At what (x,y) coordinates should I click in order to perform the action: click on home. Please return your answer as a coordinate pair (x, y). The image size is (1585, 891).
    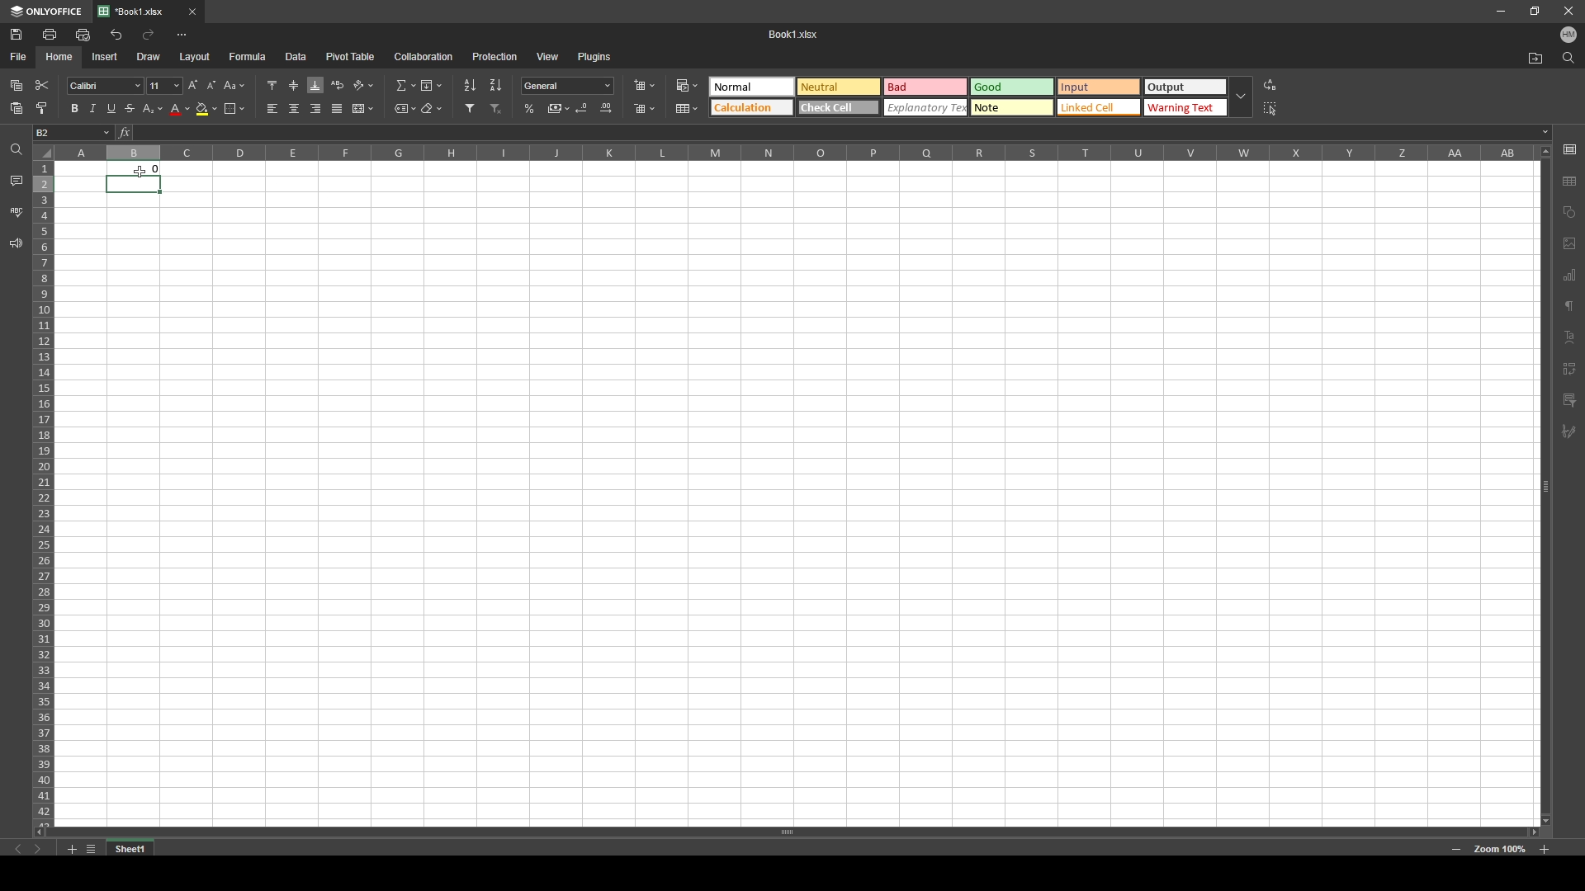
    Looking at the image, I should click on (61, 56).